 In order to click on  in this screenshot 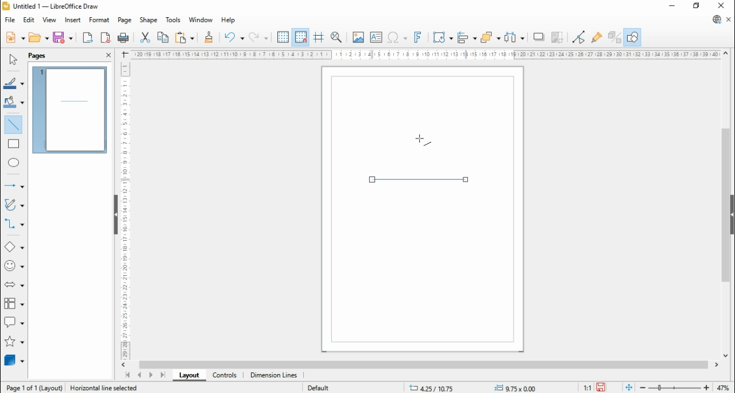, I will do `click(103, 387)`.